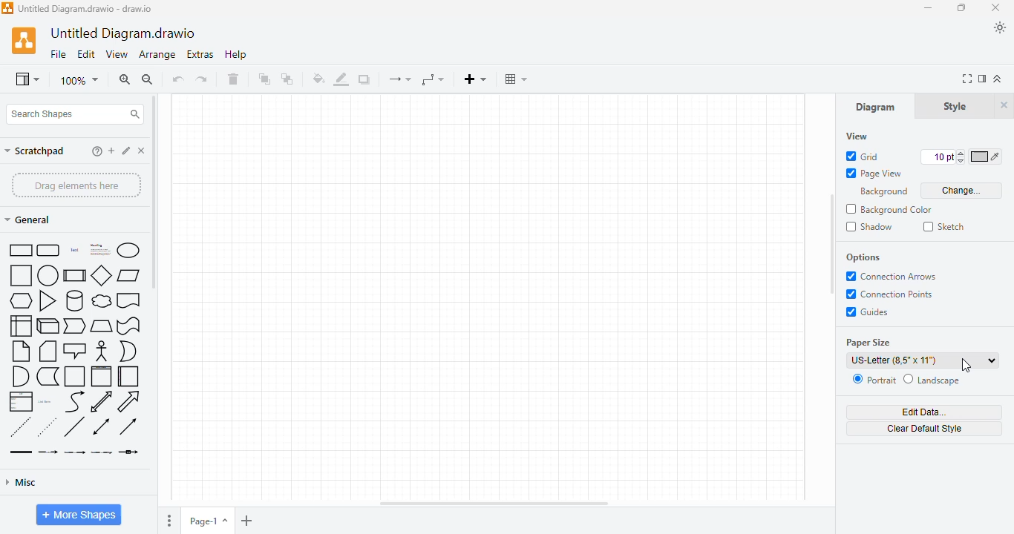  I want to click on diagram, so click(875, 108).